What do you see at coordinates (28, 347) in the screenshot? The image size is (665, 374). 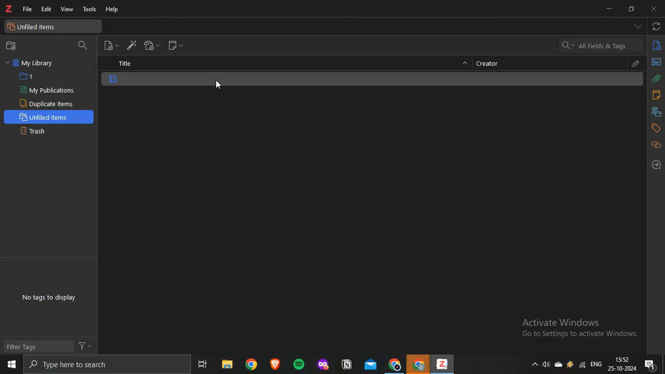 I see `Filter Tags` at bounding box center [28, 347].